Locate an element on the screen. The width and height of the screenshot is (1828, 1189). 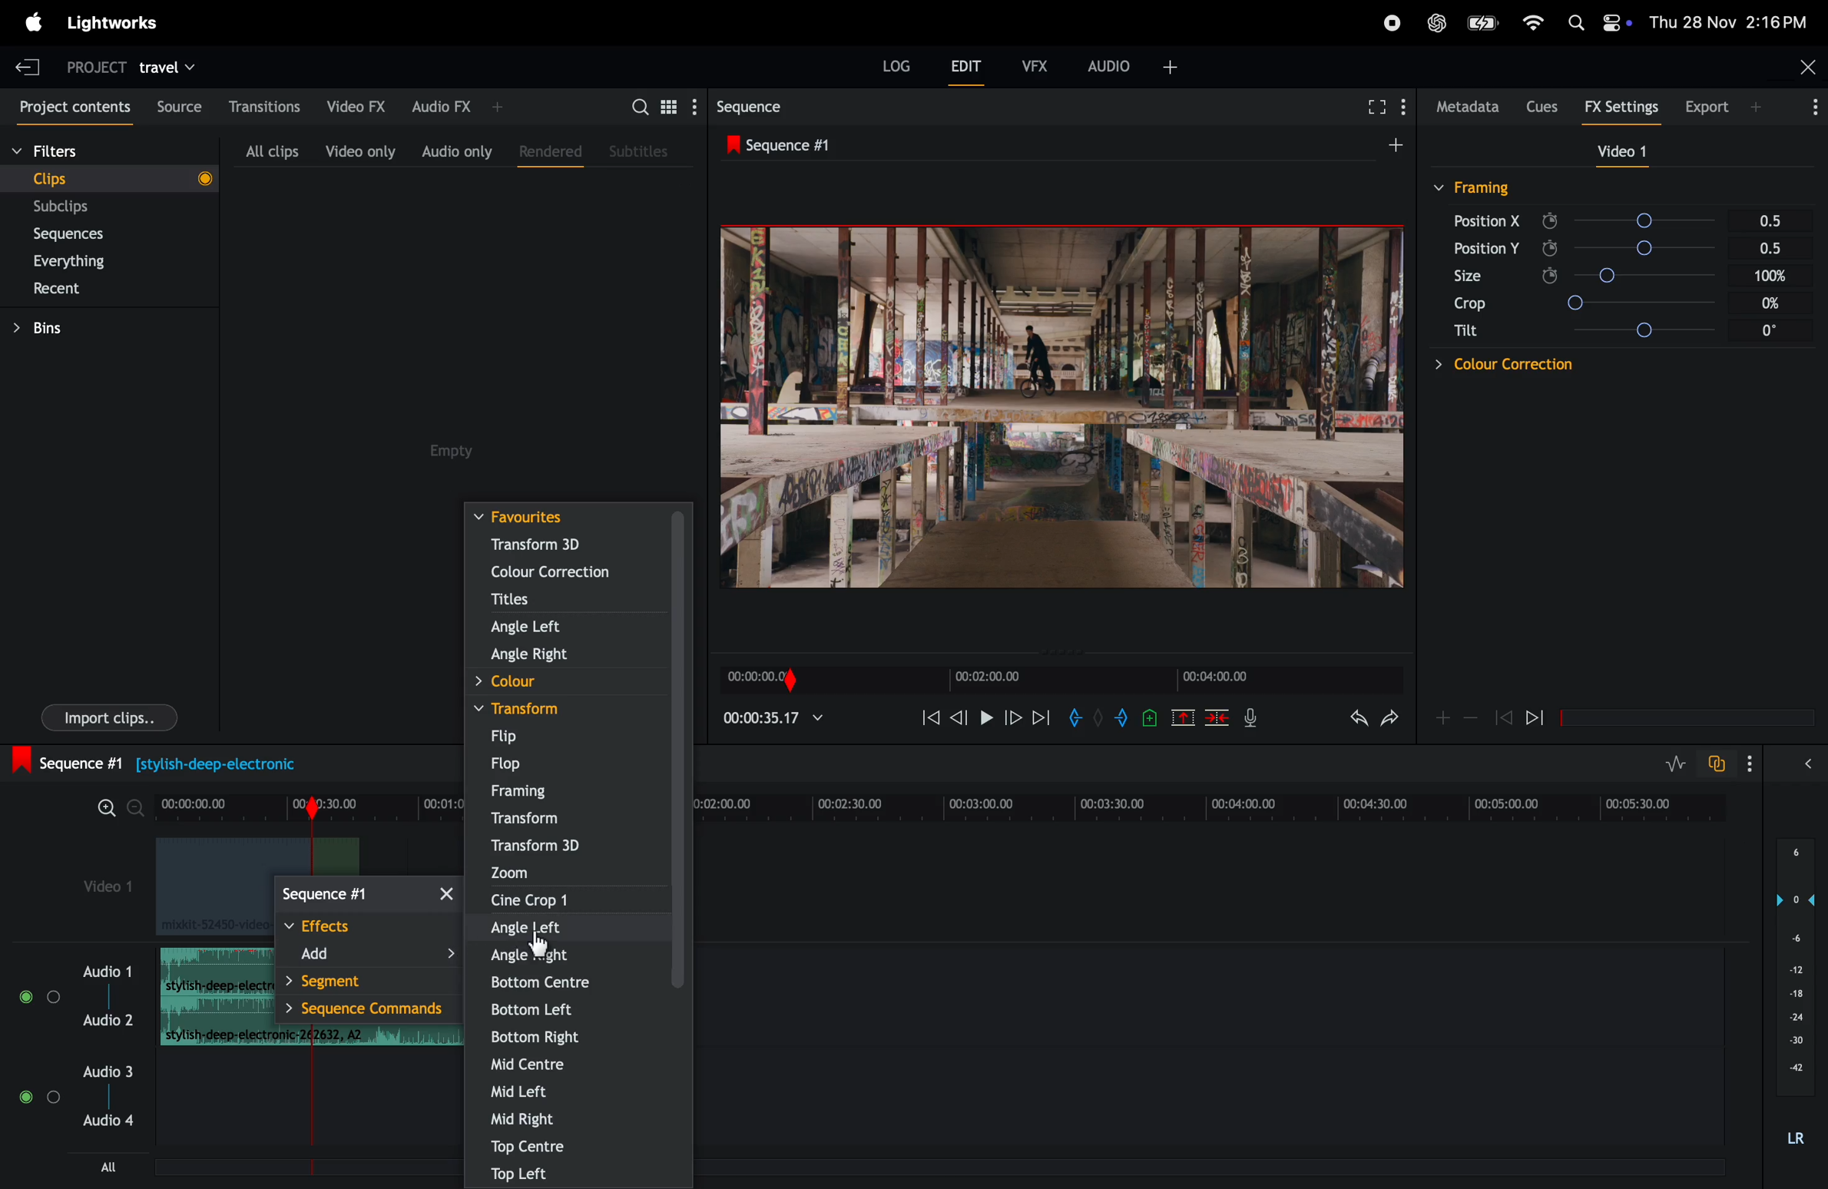
add is located at coordinates (368, 955).